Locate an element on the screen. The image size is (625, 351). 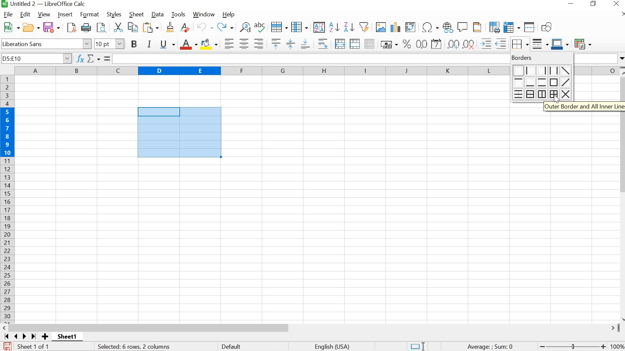
bottom border is located at coordinates (531, 82).